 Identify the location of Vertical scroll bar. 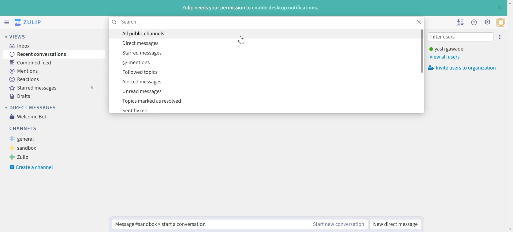
(510, 116).